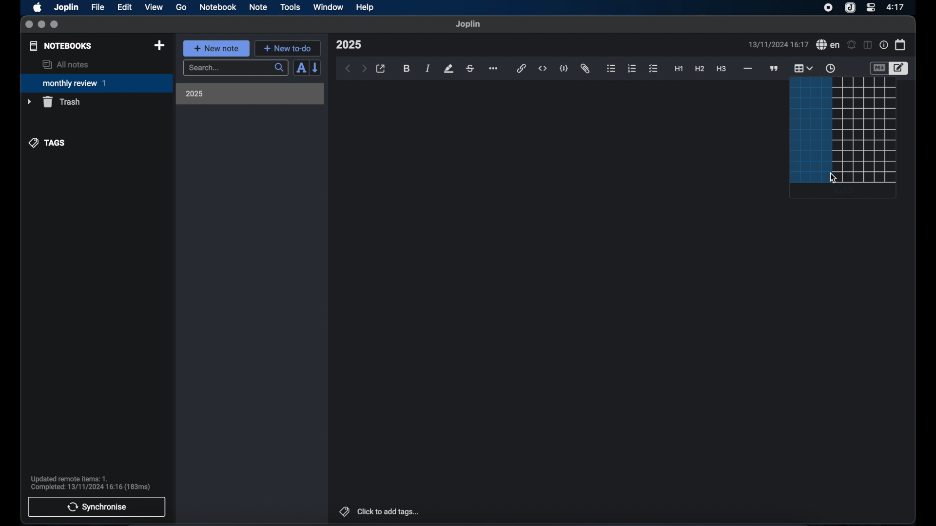 Image resolution: width=936 pixels, height=526 pixels. What do you see at coordinates (901, 44) in the screenshot?
I see `calendar` at bounding box center [901, 44].